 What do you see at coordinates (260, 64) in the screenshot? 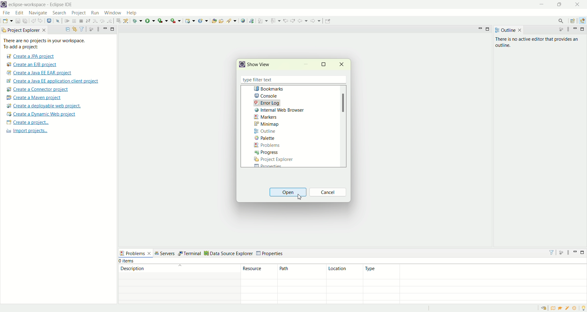
I see `show view` at bounding box center [260, 64].